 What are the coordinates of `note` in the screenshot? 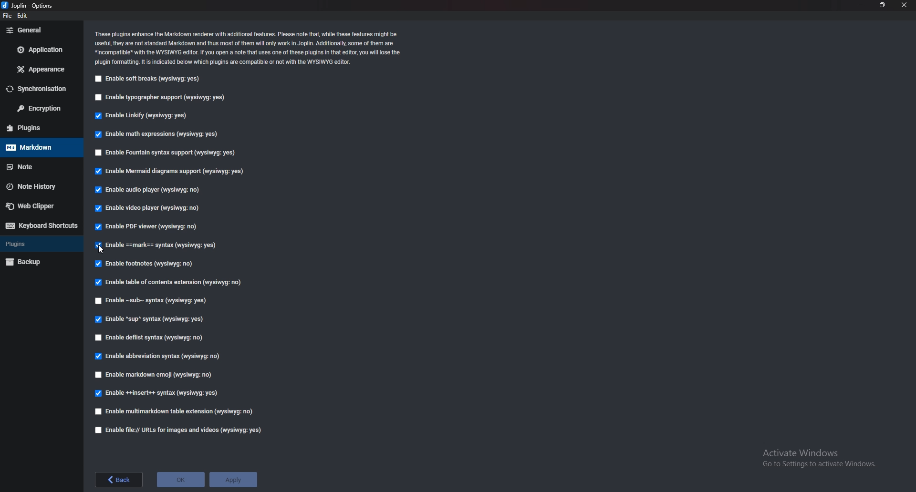 It's located at (39, 166).